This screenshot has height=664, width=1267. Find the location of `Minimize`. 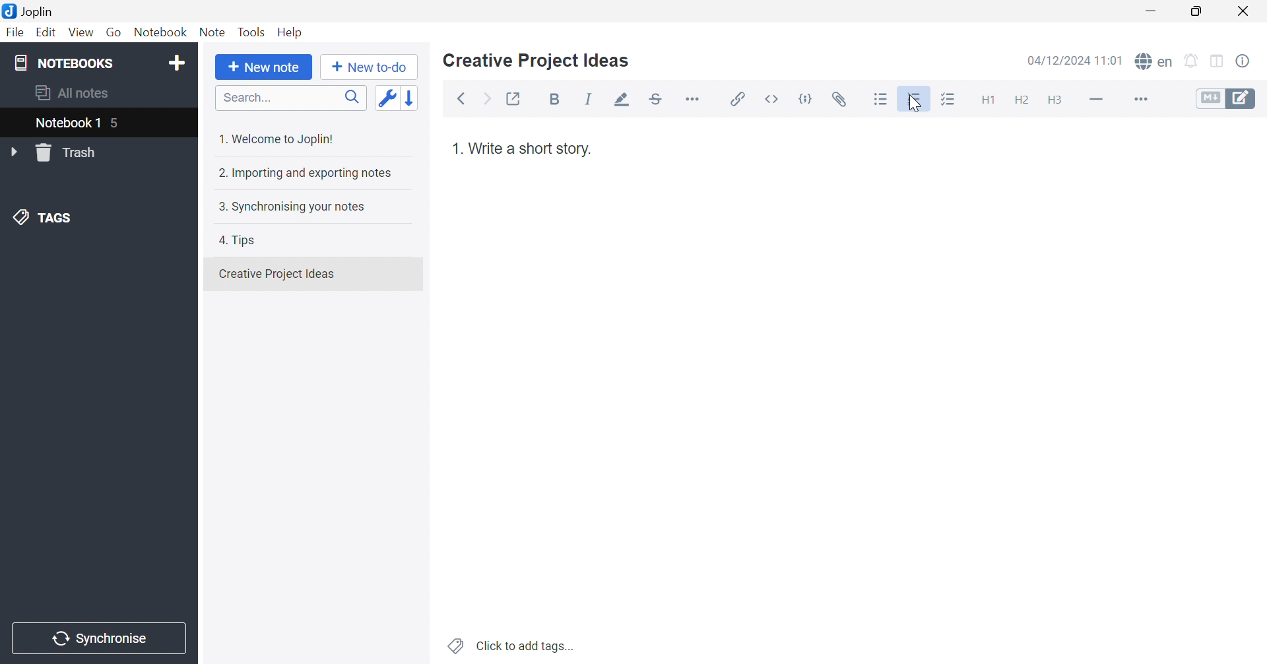

Minimize is located at coordinates (1155, 11).